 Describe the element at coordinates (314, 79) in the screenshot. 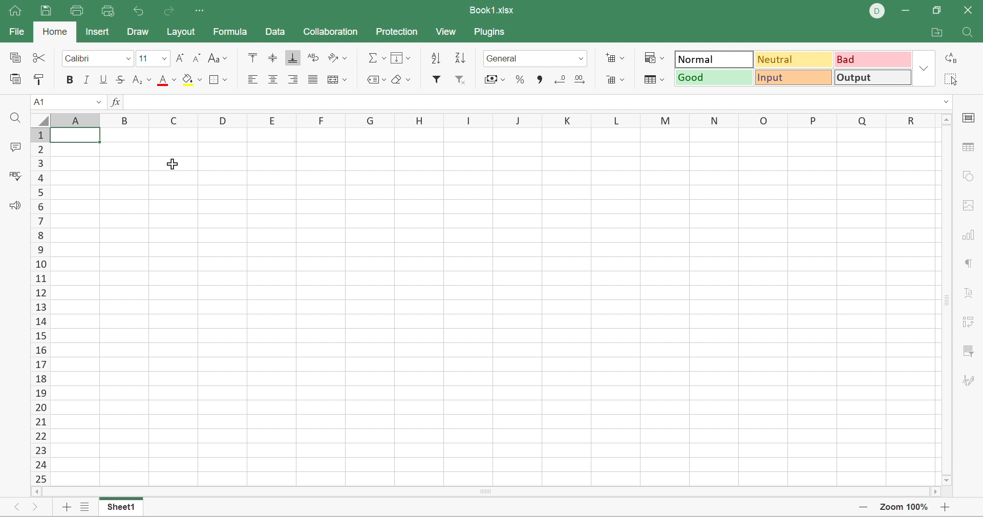

I see `Justified` at that location.